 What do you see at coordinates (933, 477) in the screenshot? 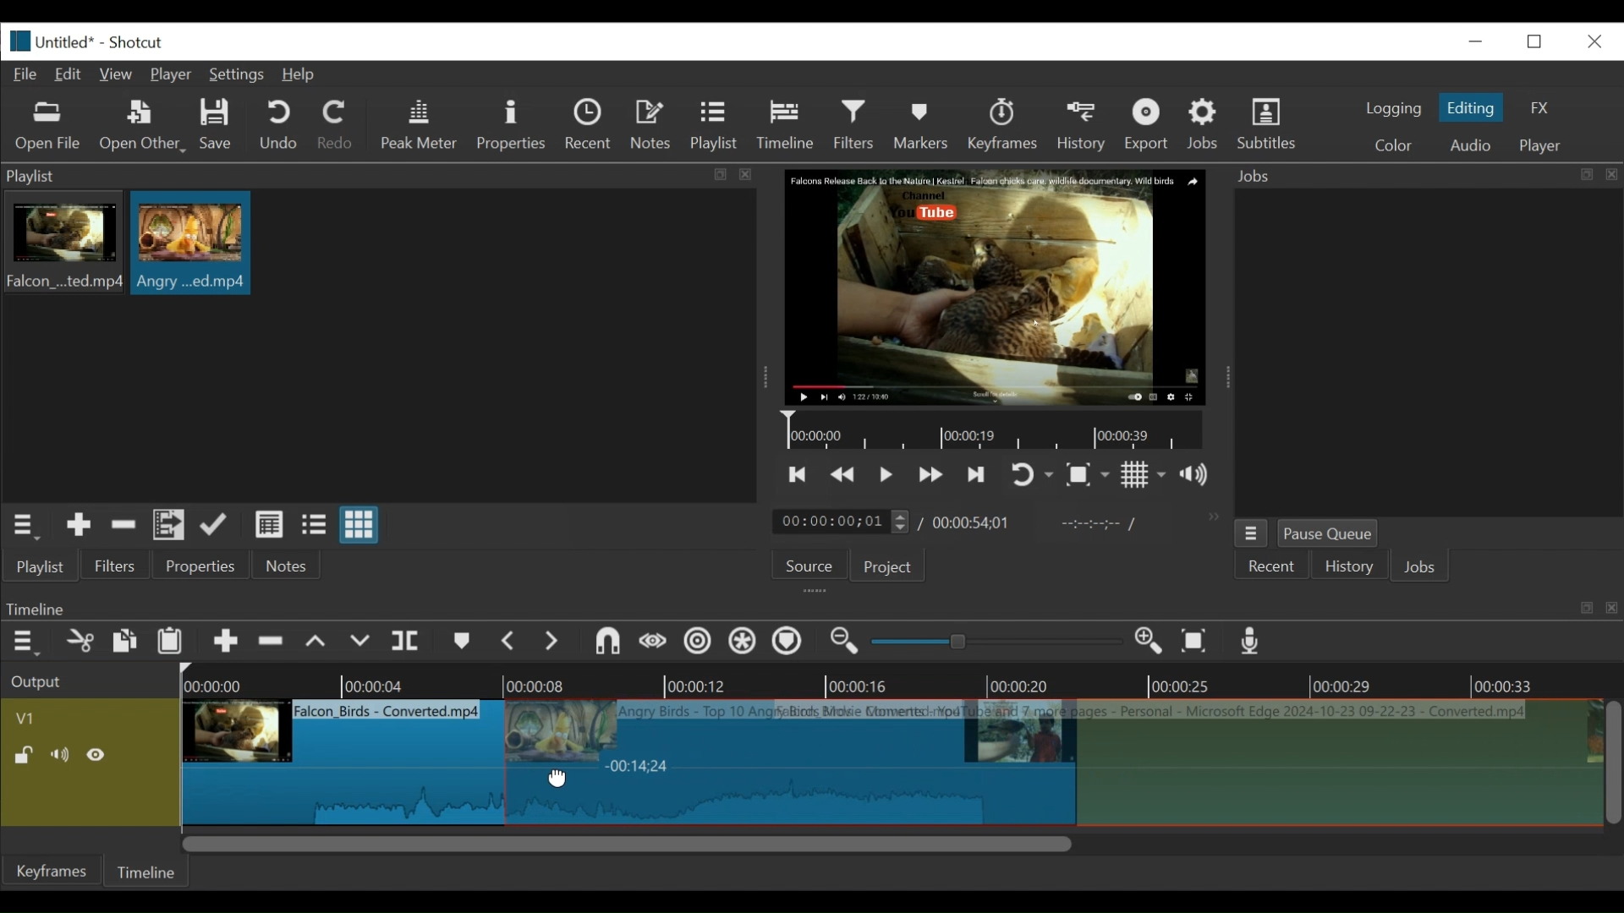
I see `play forward quickly` at bounding box center [933, 477].